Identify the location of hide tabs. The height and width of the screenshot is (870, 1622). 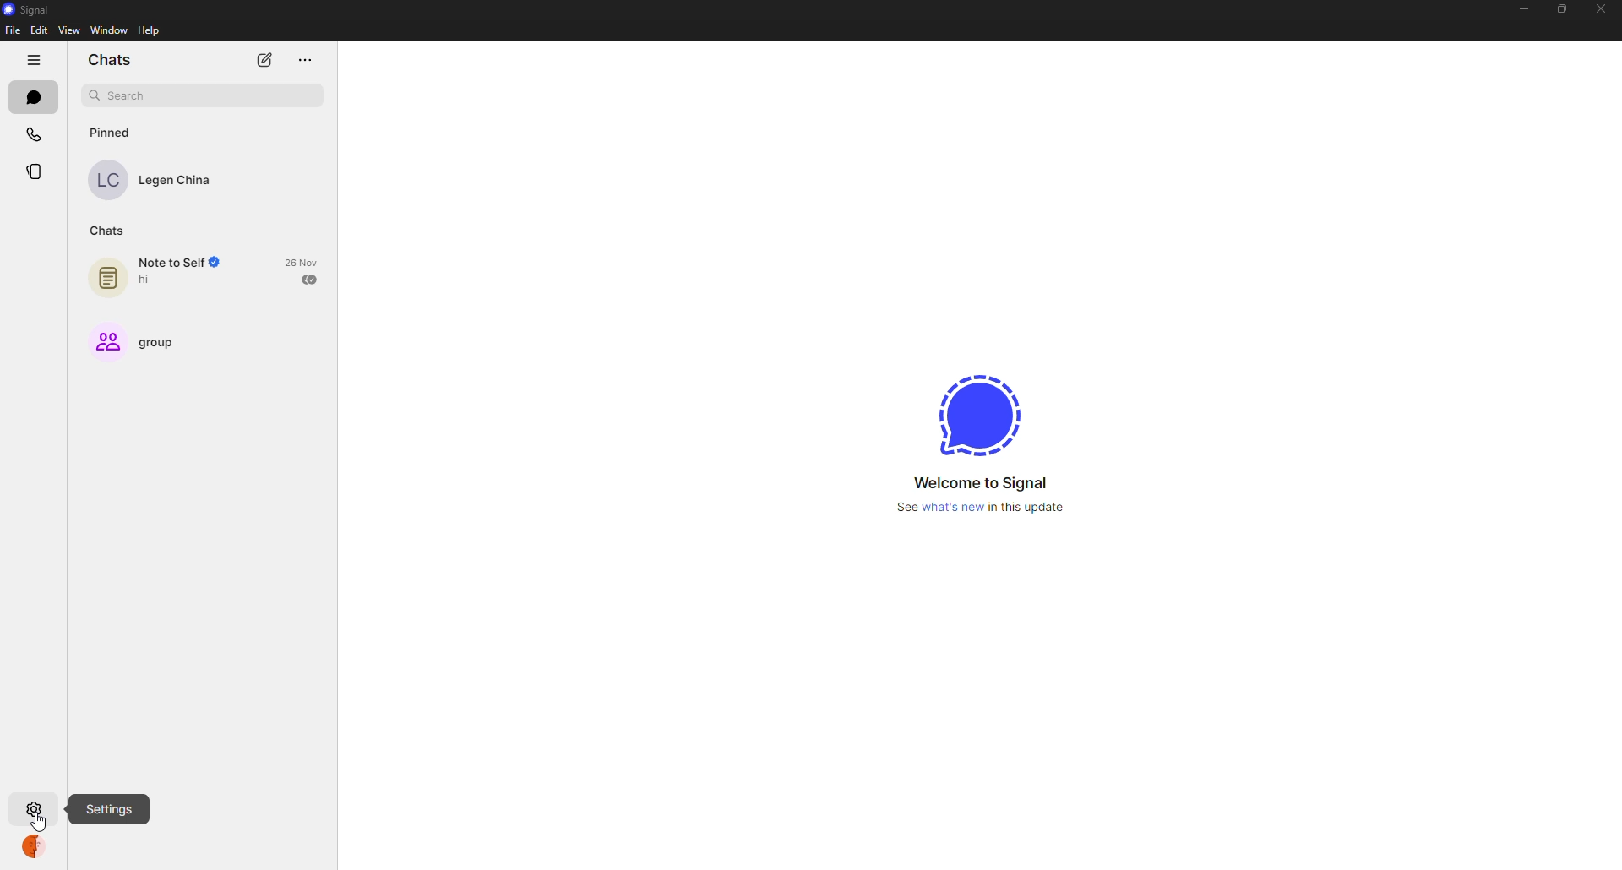
(31, 59).